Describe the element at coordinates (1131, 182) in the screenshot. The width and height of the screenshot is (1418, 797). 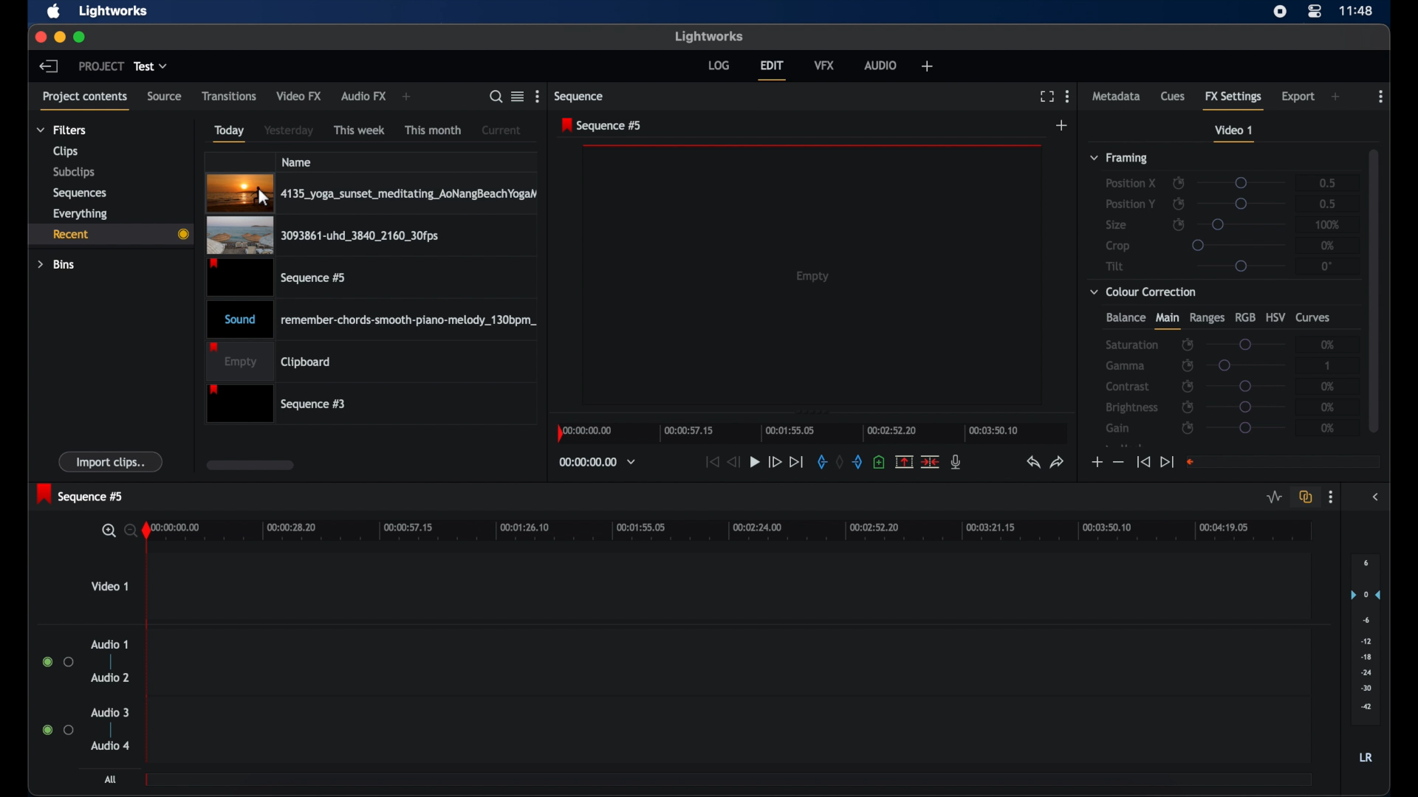
I see `position x` at that location.